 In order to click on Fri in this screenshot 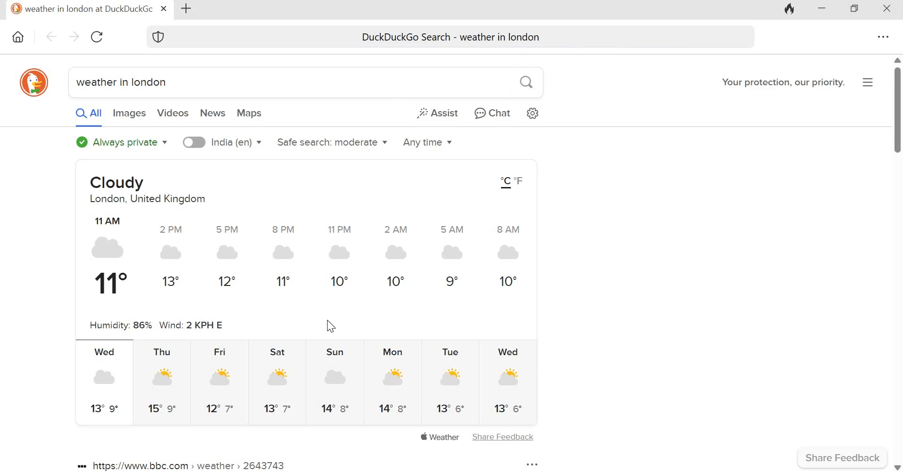, I will do `click(220, 352)`.